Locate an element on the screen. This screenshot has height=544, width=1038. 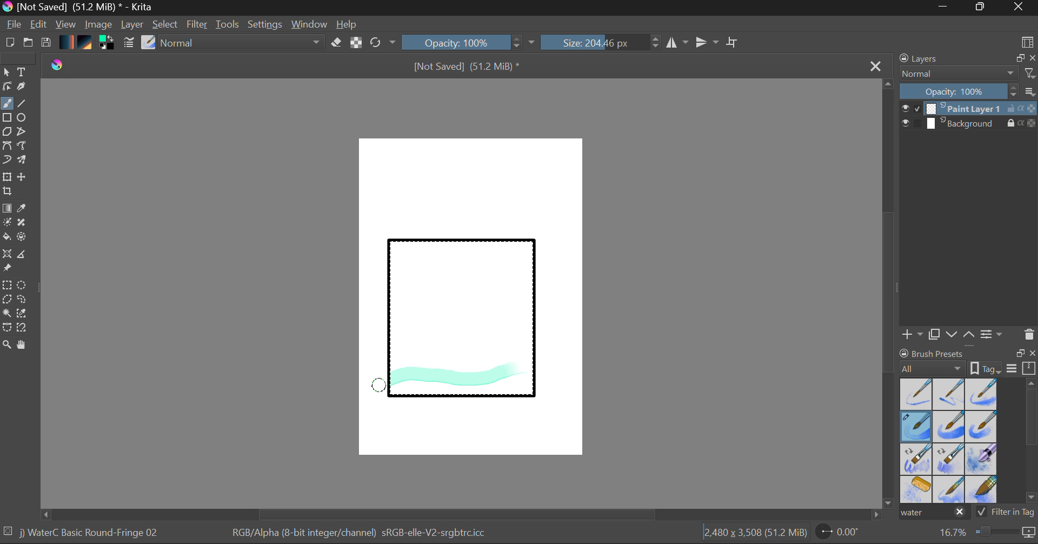
Dynamic Brush is located at coordinates (6, 160).